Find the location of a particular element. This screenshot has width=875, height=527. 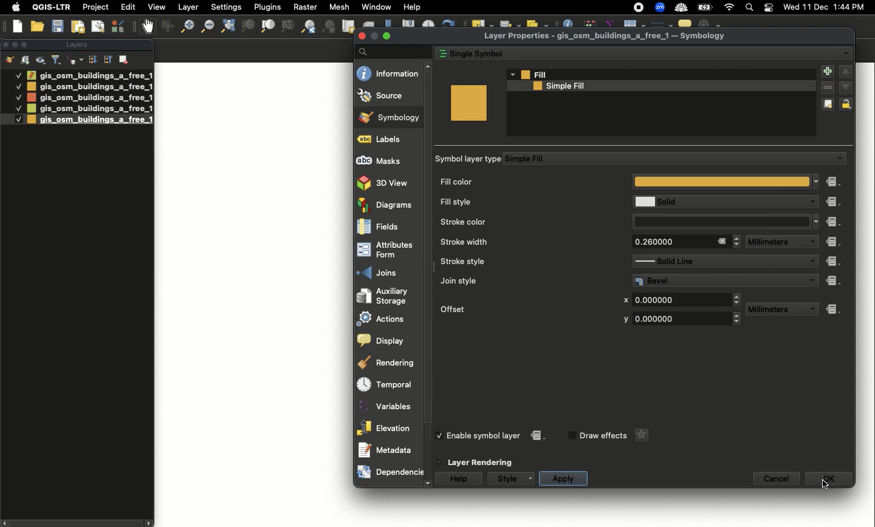

Open the layer styling panel is located at coordinates (10, 60).